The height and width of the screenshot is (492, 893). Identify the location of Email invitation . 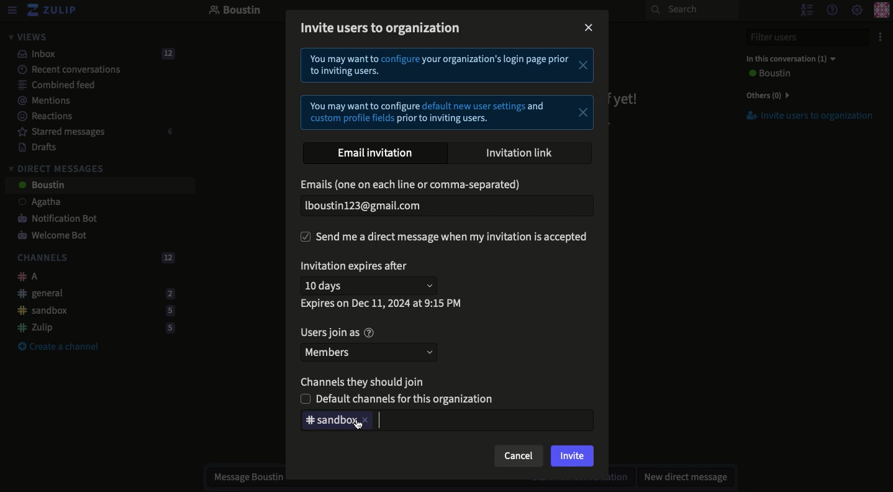
(377, 153).